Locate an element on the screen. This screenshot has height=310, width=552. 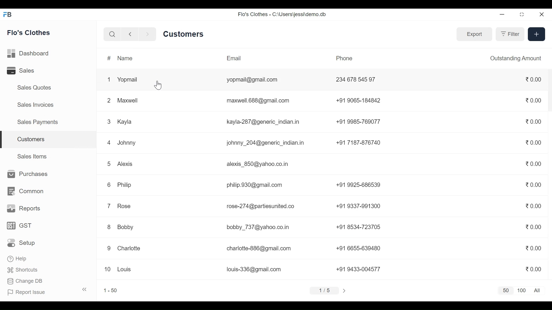
50 is located at coordinates (506, 290).